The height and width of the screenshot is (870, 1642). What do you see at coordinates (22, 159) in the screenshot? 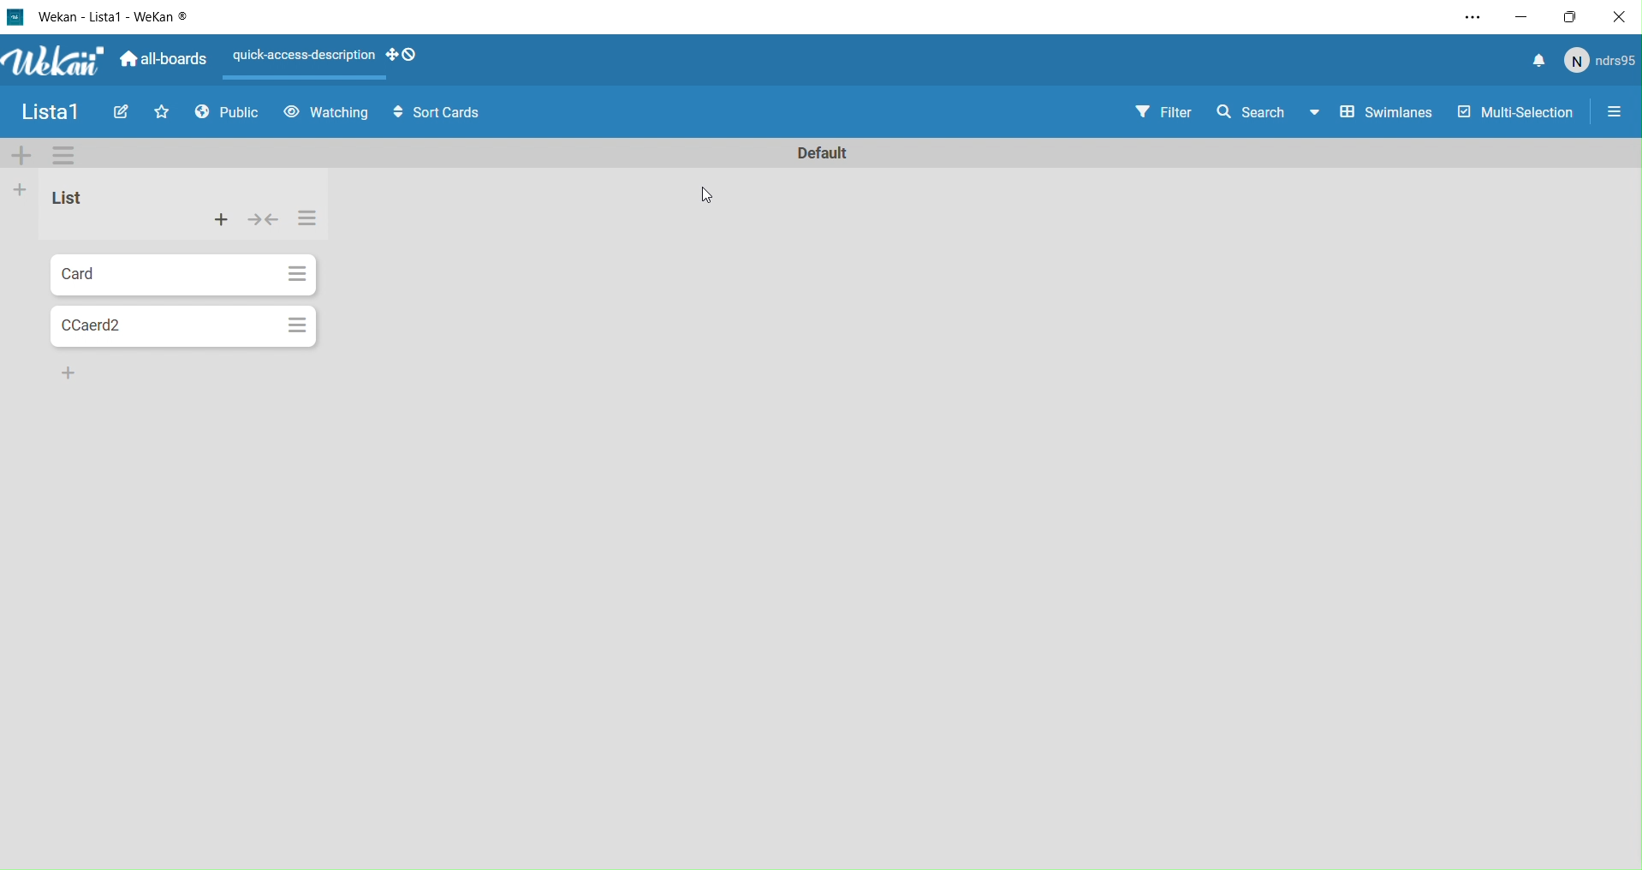
I see `Add` at bounding box center [22, 159].